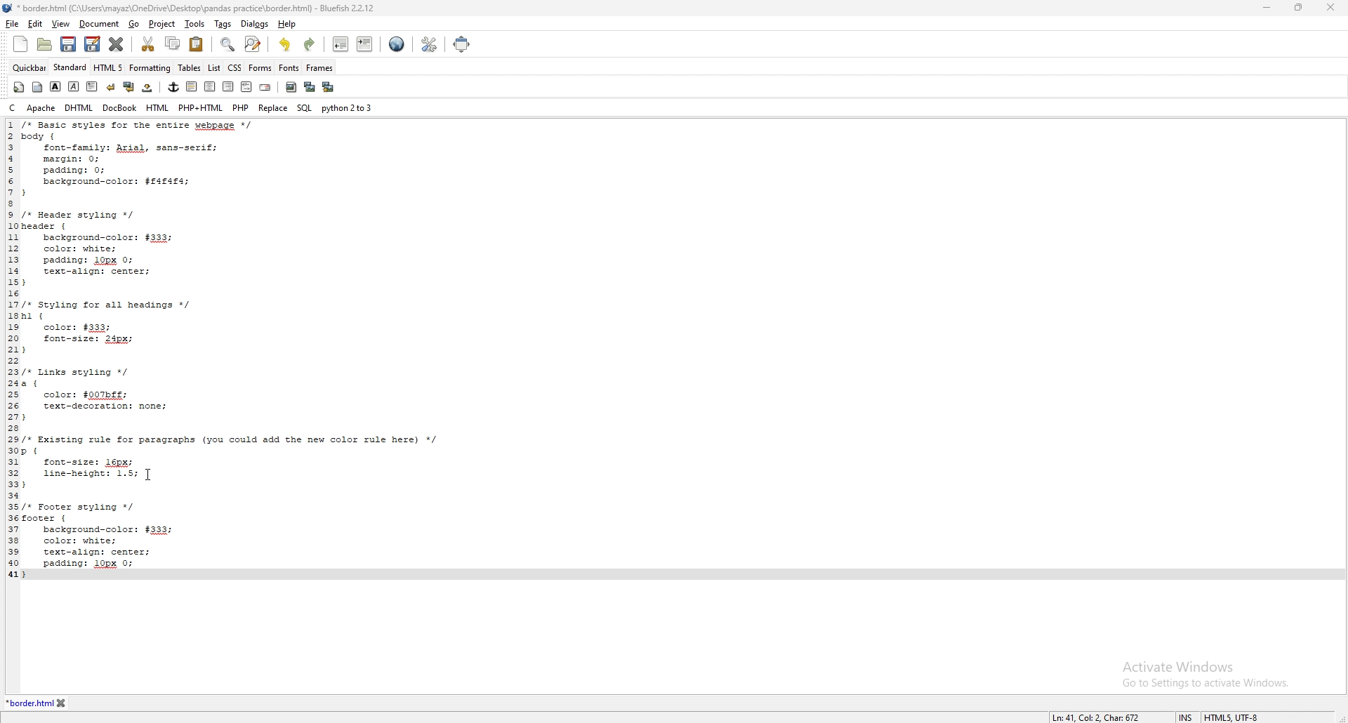  What do you see at coordinates (200, 107) in the screenshot?
I see `php+html` at bounding box center [200, 107].